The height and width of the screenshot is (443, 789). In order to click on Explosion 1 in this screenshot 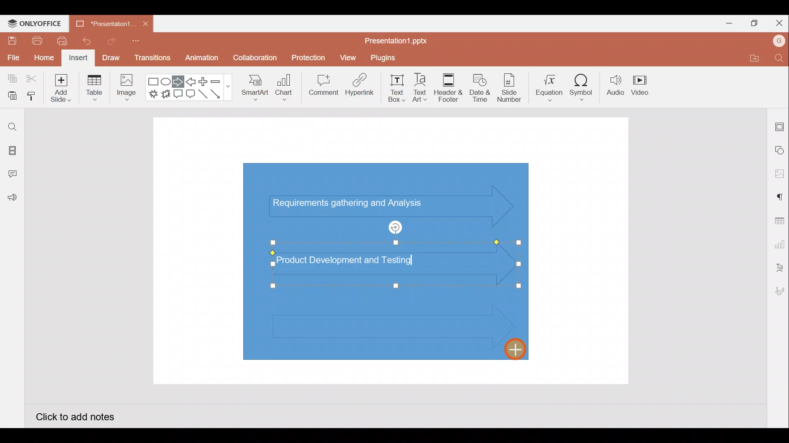, I will do `click(153, 94)`.